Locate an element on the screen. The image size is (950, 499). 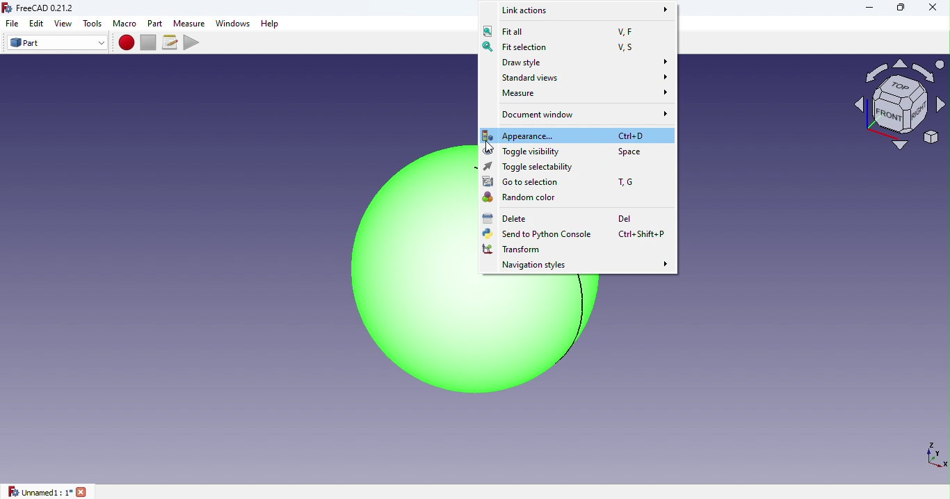
Delete is located at coordinates (567, 219).